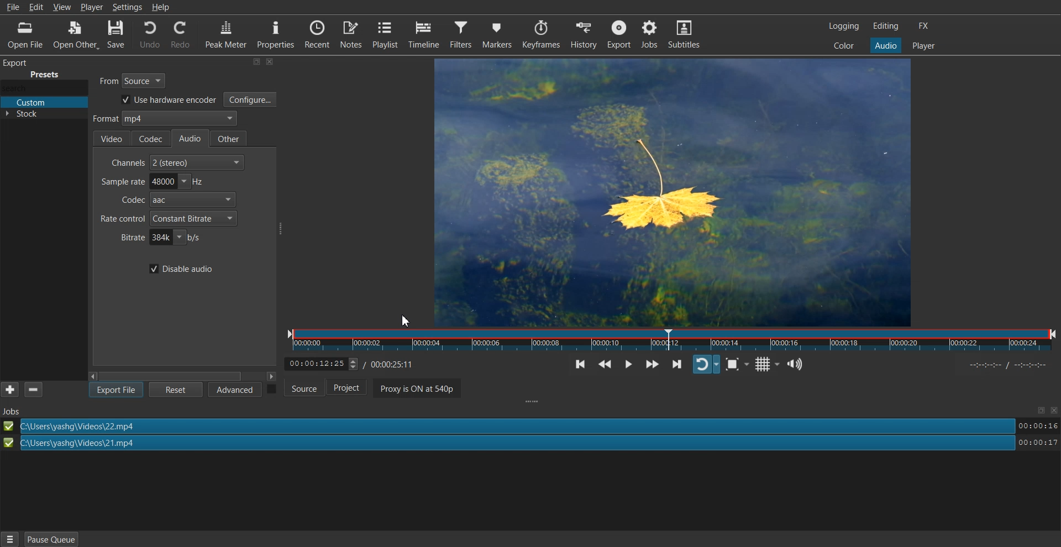 This screenshot has width=1061, height=547. What do you see at coordinates (166, 101) in the screenshot?
I see `Use hardware encoder` at bounding box center [166, 101].